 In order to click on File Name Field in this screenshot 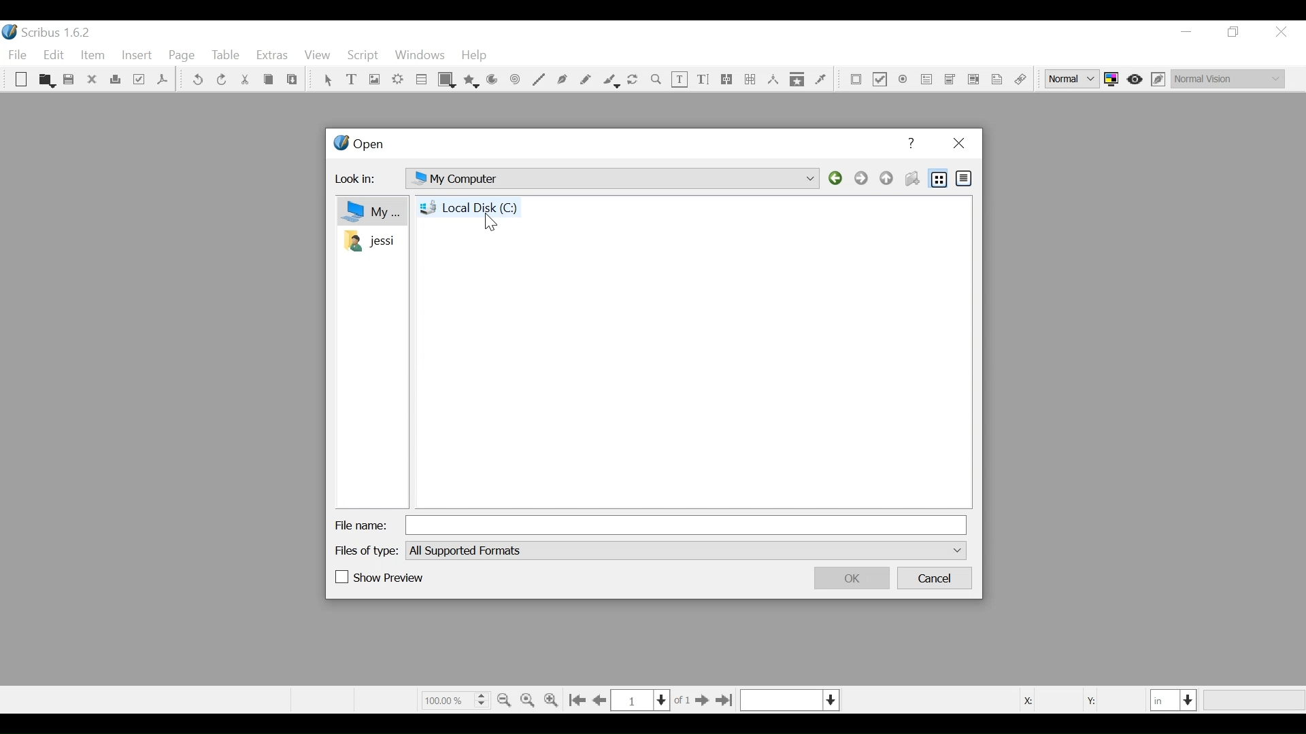, I will do `click(688, 525)`.